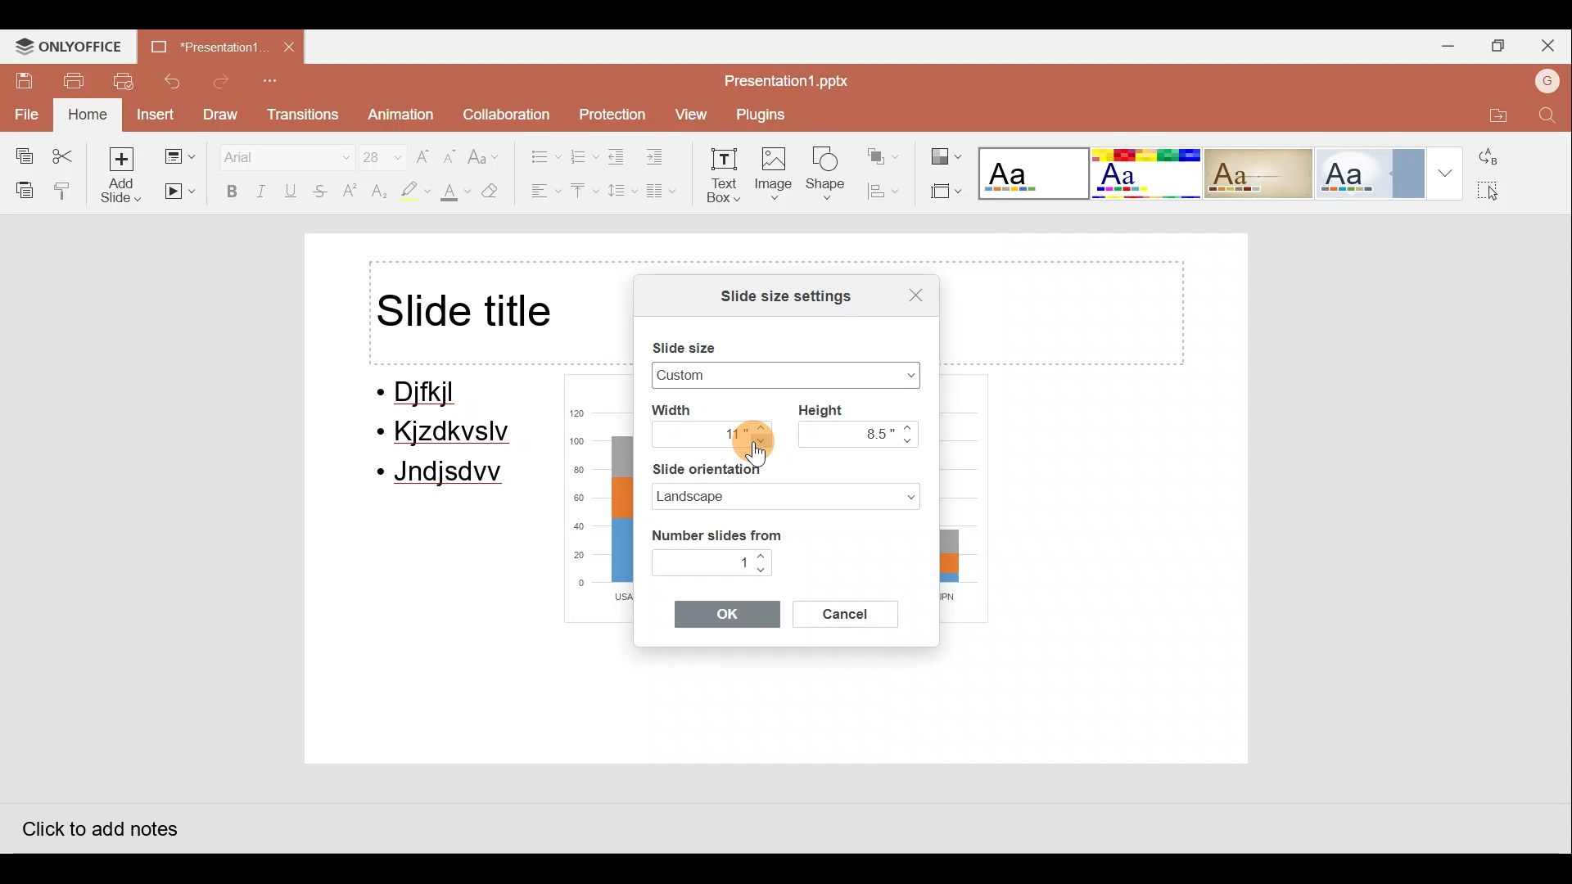  Describe the element at coordinates (715, 532) in the screenshot. I see `Number slides from` at that location.